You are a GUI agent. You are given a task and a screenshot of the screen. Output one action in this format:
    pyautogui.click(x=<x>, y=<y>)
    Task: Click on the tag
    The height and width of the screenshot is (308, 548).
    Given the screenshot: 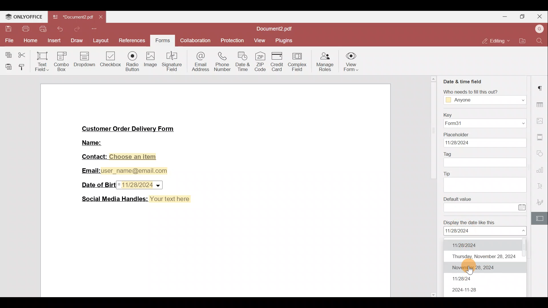 What is the action you would take?
    pyautogui.click(x=485, y=163)
    